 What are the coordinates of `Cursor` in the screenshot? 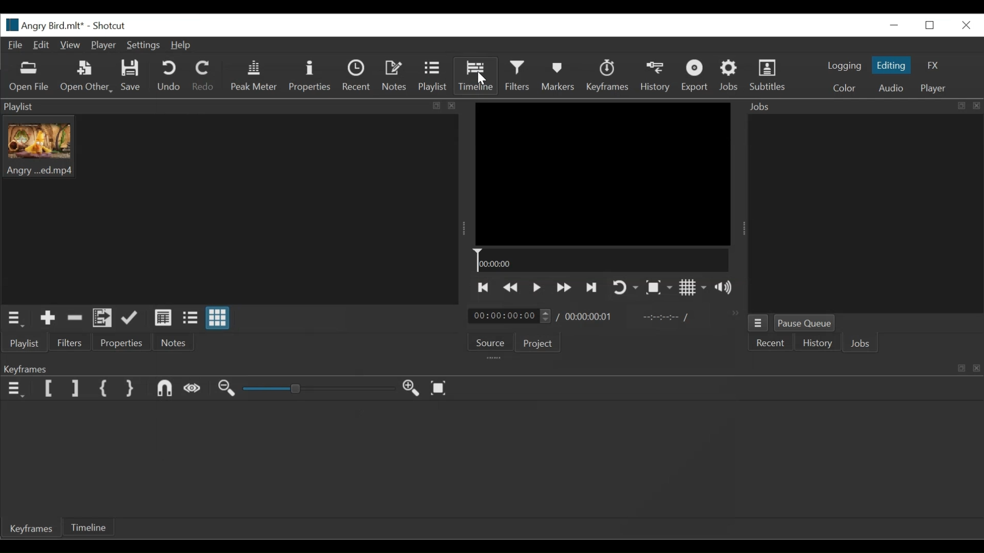 It's located at (484, 79).